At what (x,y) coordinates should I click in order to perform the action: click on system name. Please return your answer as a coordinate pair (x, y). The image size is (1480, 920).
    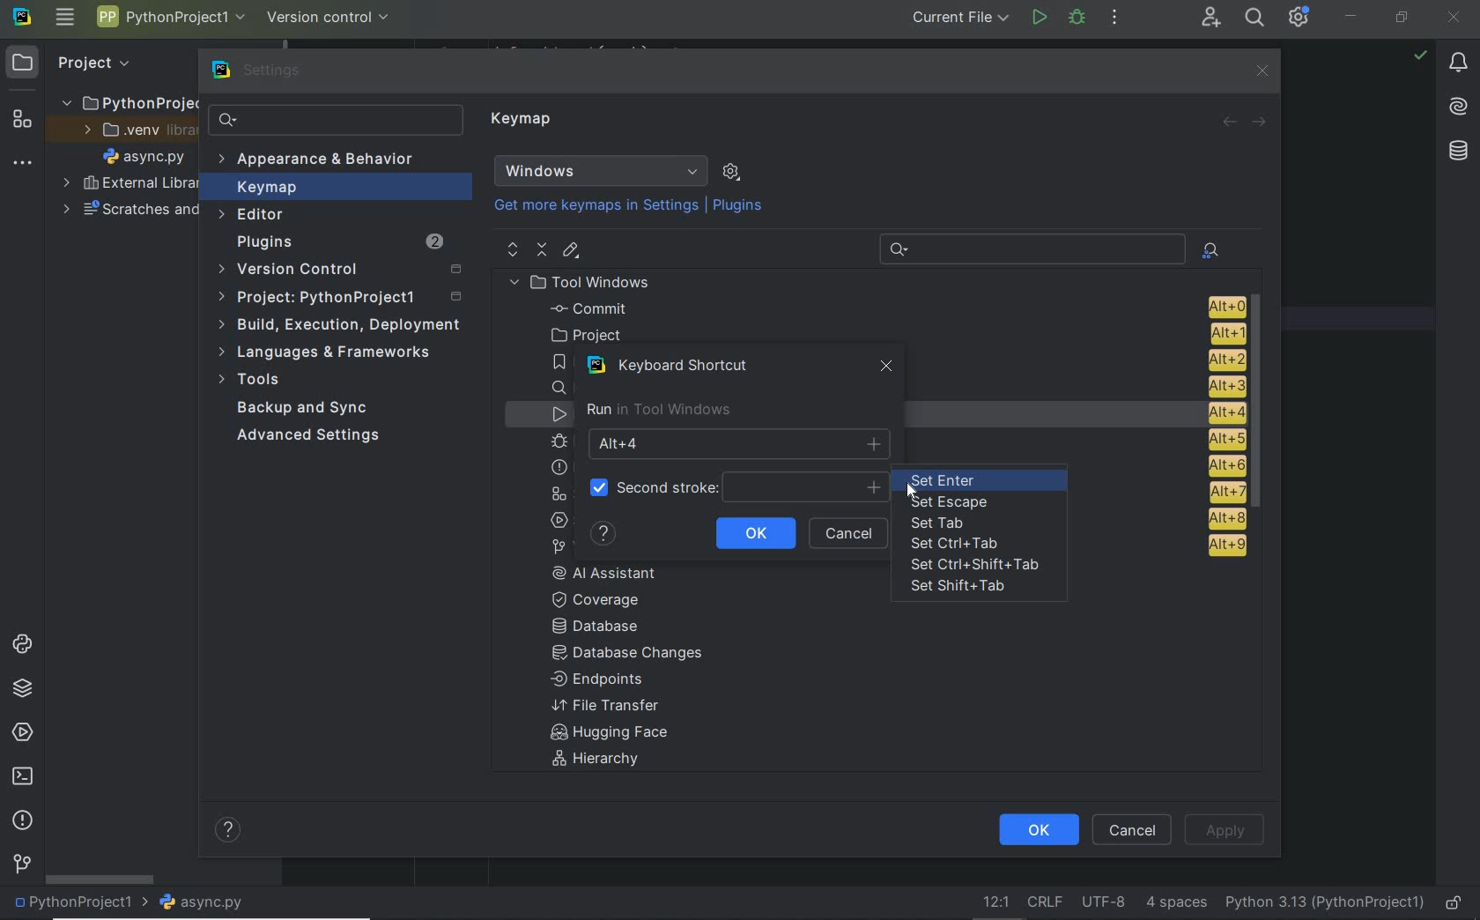
    Looking at the image, I should click on (22, 18).